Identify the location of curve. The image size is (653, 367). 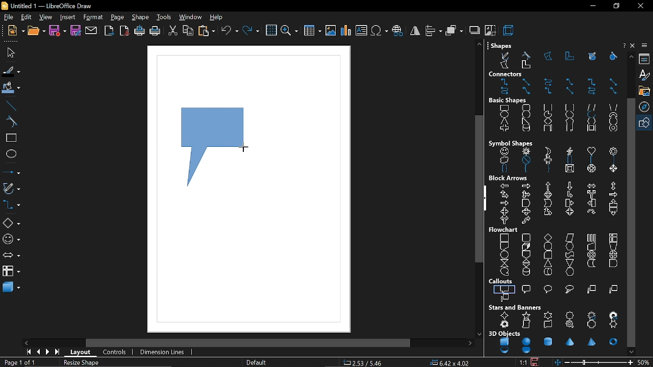
(528, 55).